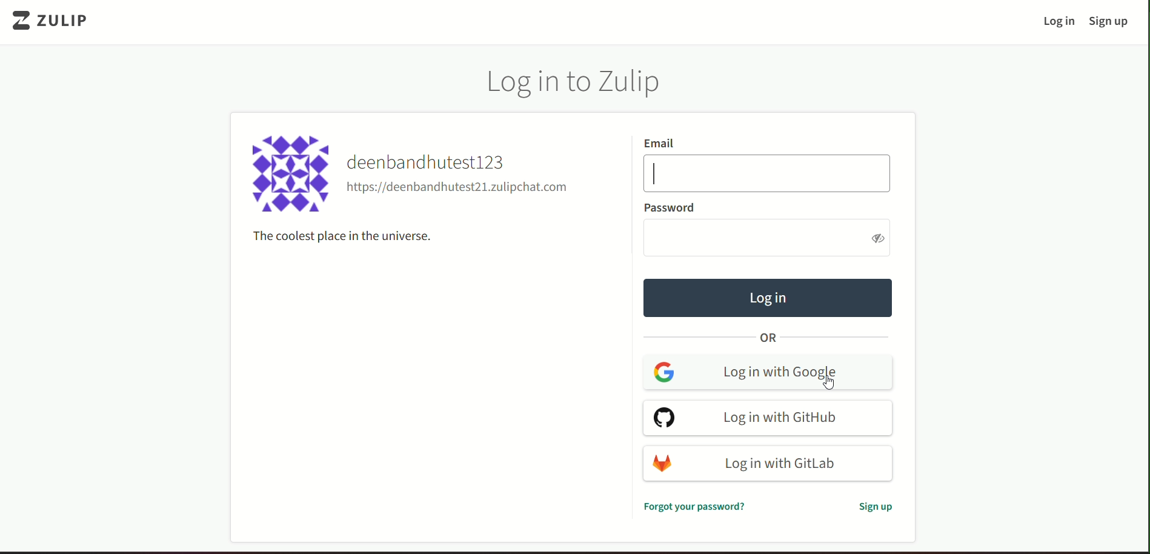  What do you see at coordinates (773, 237) in the screenshot?
I see `textbox` at bounding box center [773, 237].